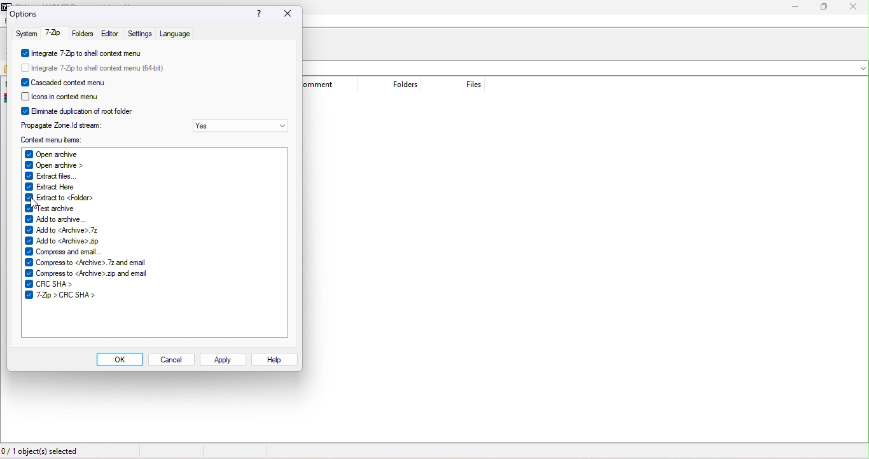  Describe the element at coordinates (120, 360) in the screenshot. I see `ok` at that location.